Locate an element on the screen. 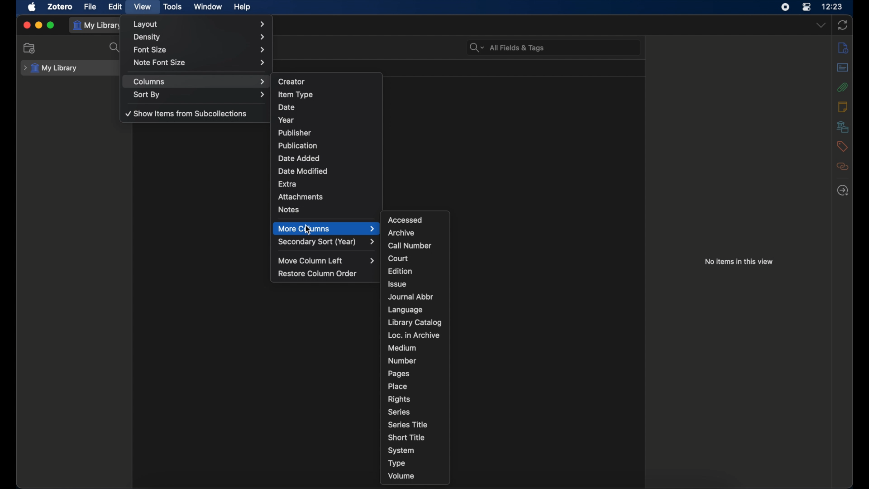 The height and width of the screenshot is (489, 869). window is located at coordinates (209, 7).